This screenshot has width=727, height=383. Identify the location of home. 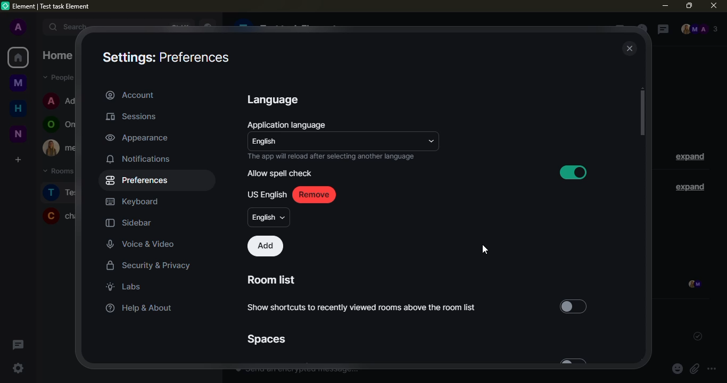
(18, 57).